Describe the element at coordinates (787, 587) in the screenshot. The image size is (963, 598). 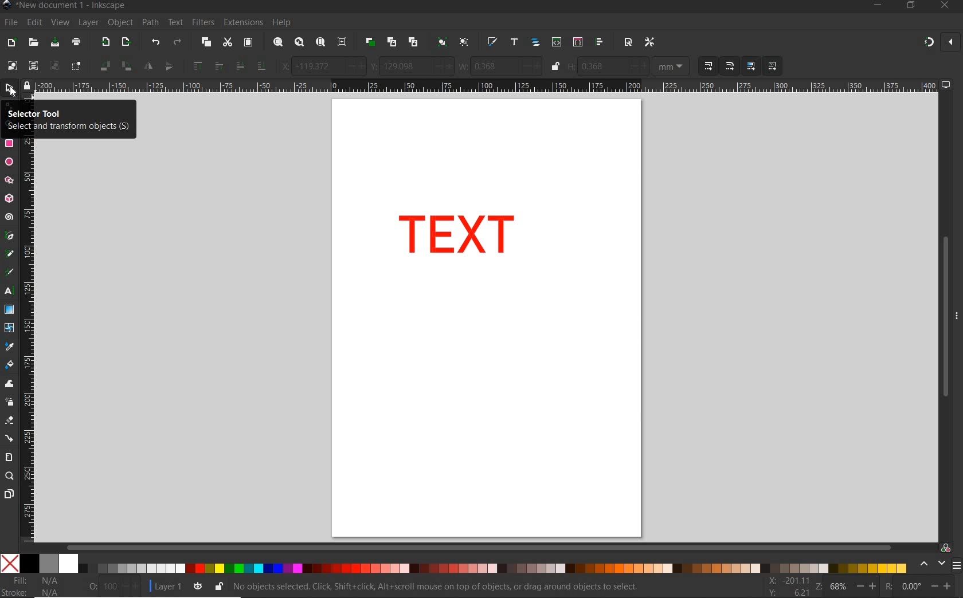
I see `CURSOR COORDINATES` at that location.